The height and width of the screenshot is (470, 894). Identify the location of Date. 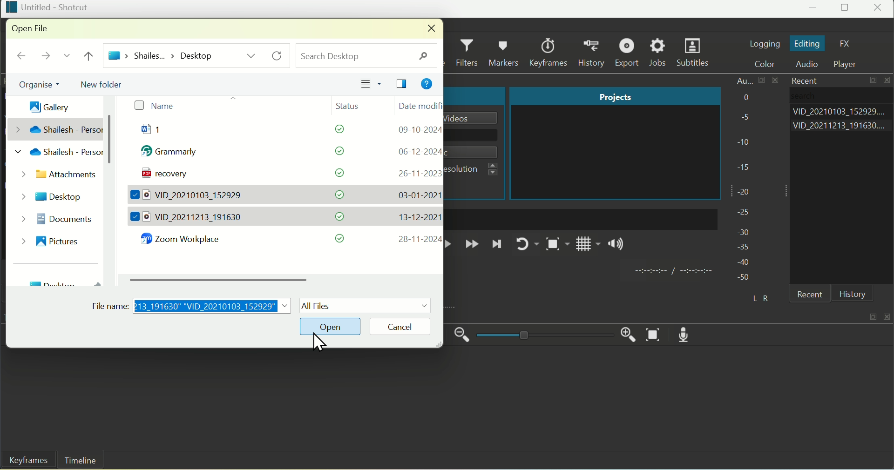
(419, 106).